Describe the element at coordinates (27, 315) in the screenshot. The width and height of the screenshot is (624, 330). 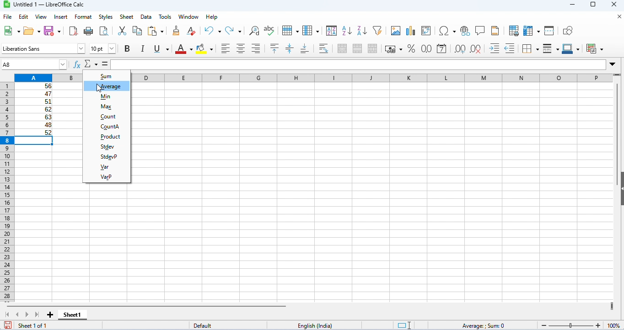
I see `next sheet` at that location.